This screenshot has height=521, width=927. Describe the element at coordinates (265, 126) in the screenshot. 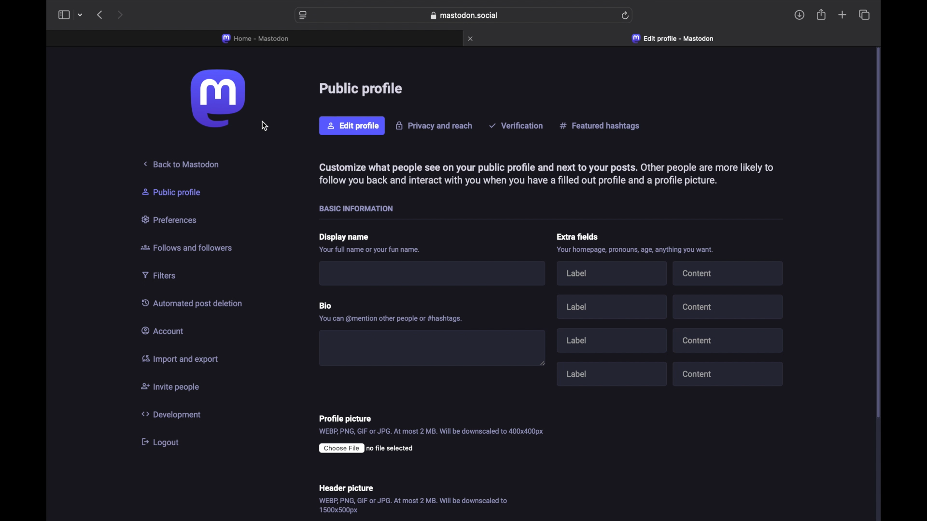

I see `cursor` at that location.